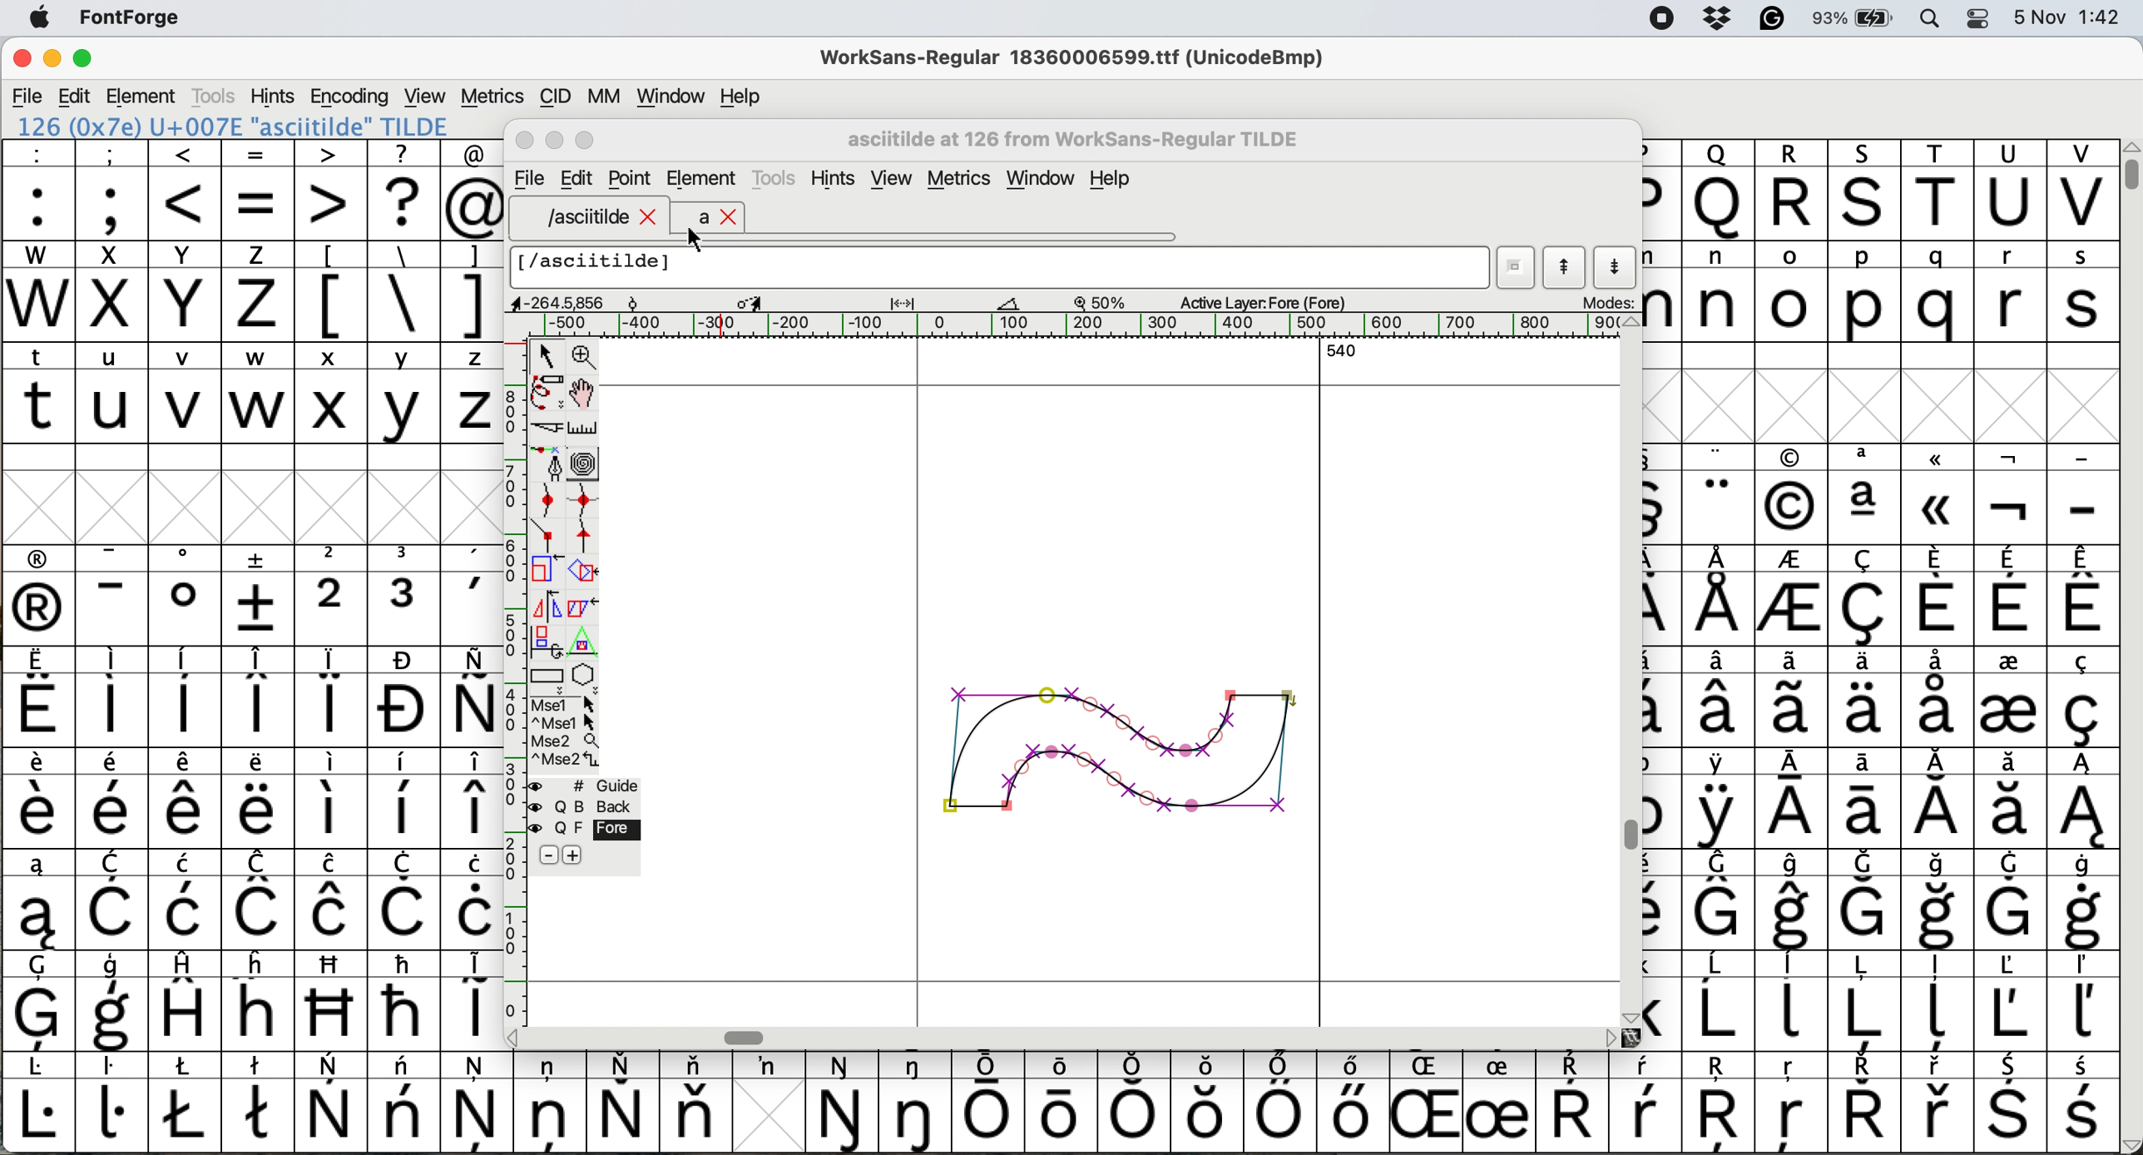  What do you see at coordinates (423, 94) in the screenshot?
I see `view` at bounding box center [423, 94].